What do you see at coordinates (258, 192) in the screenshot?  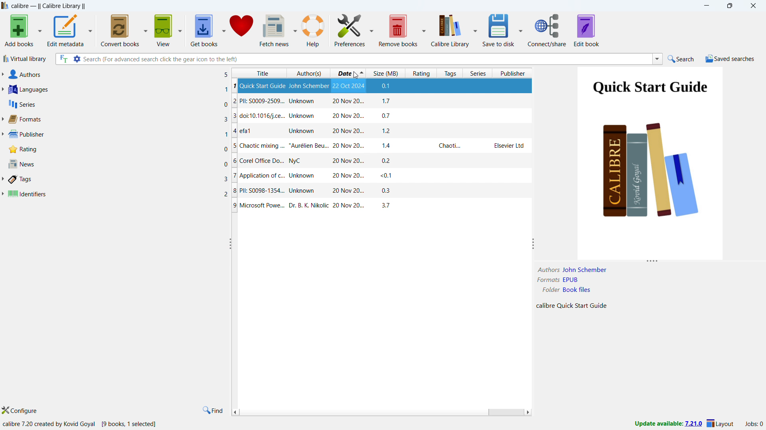 I see `8 Corel Office Do...` at bounding box center [258, 192].